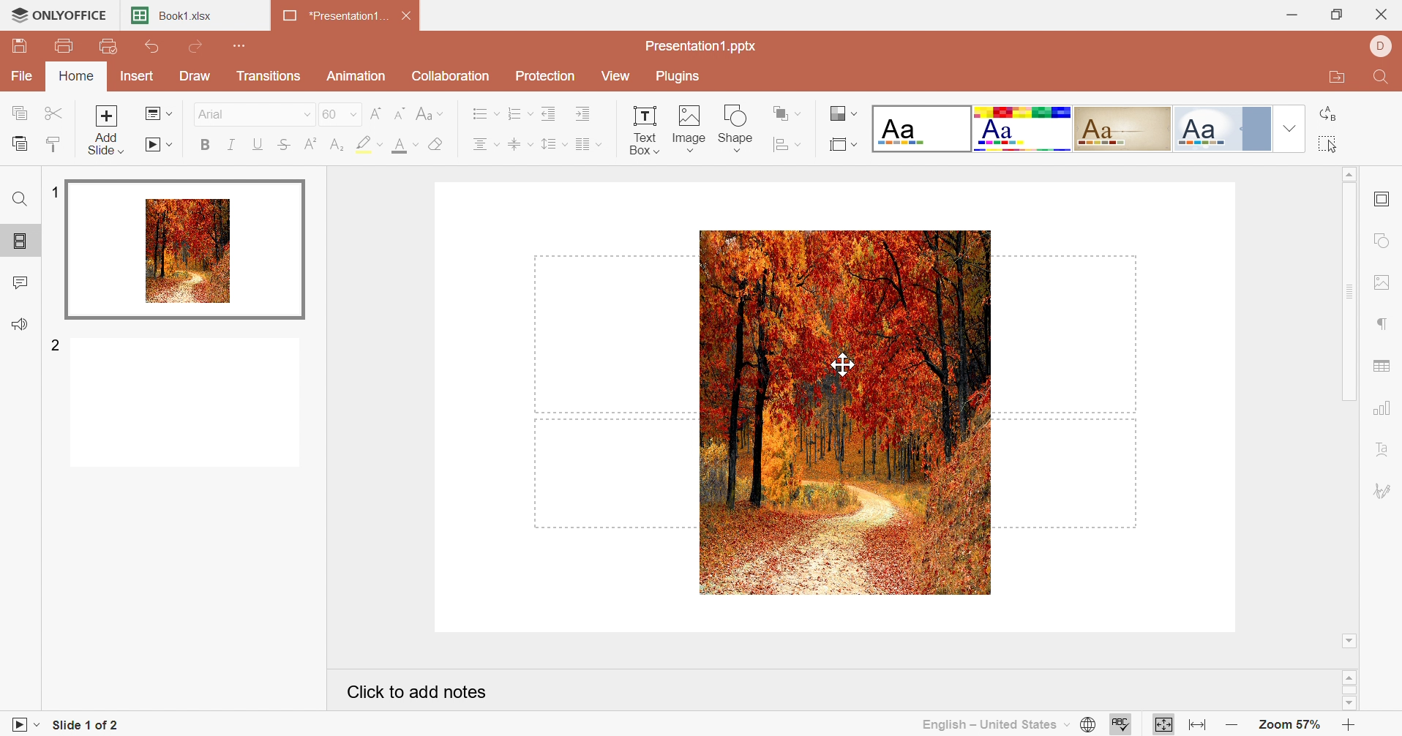 The height and width of the screenshot is (736, 1402). Describe the element at coordinates (23, 76) in the screenshot. I see `File` at that location.